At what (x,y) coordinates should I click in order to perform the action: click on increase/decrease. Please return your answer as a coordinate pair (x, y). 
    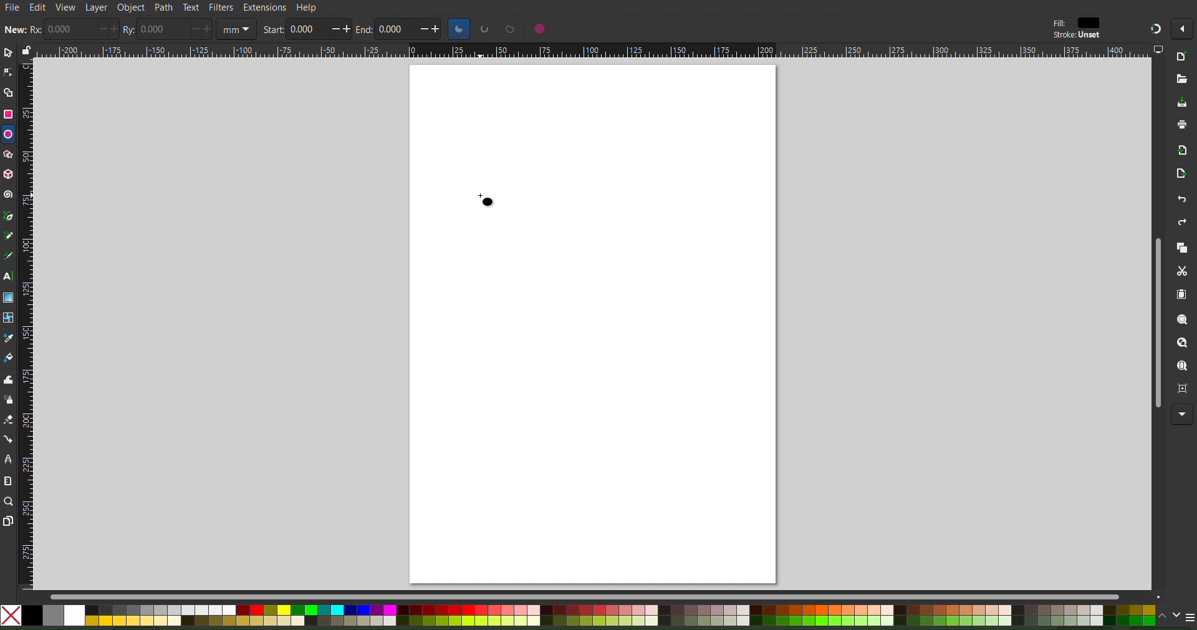
    Looking at the image, I should click on (200, 29).